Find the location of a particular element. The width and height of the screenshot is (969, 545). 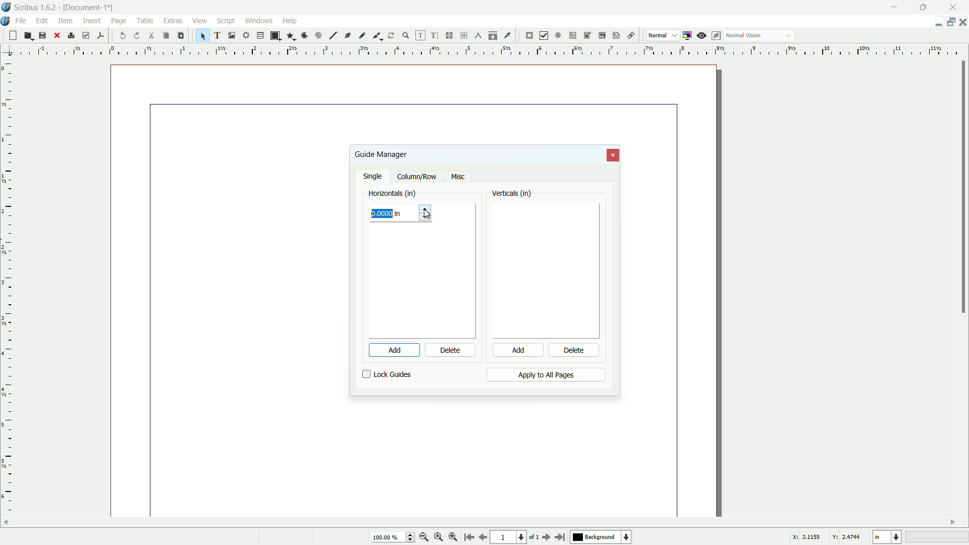

shape is located at coordinates (275, 36).